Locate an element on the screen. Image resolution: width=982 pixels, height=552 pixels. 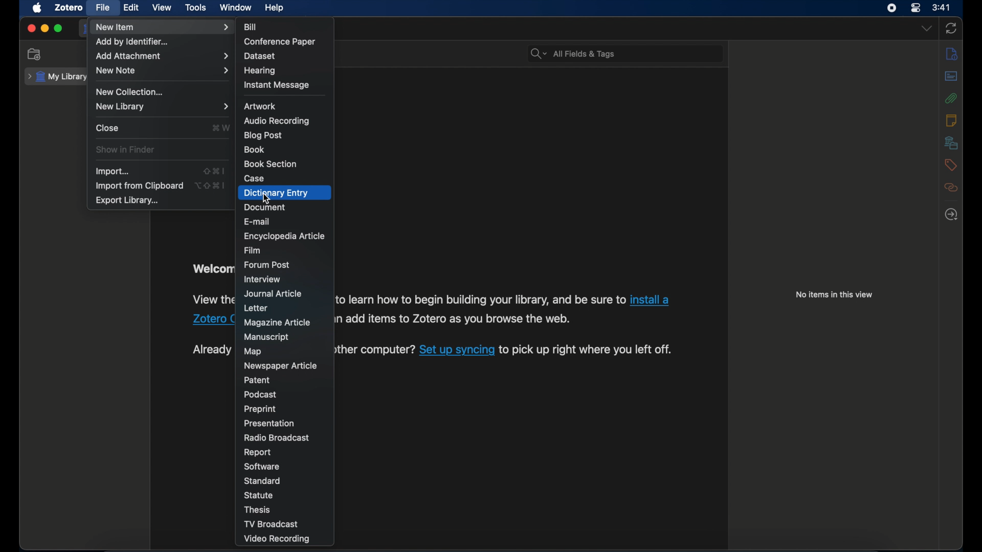
conference paper is located at coordinates (279, 42).